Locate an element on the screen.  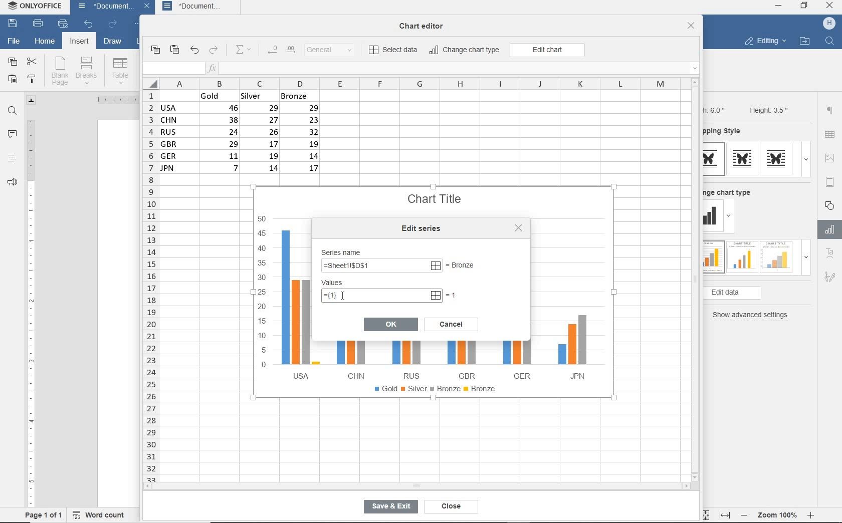
breaks is located at coordinates (88, 71).